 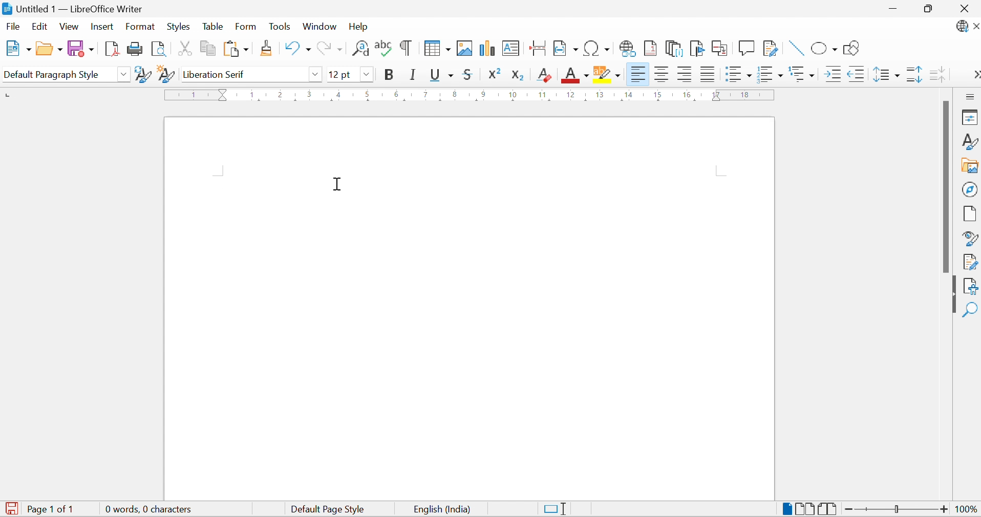 What do you see at coordinates (414, 74) in the screenshot?
I see `Italic` at bounding box center [414, 74].